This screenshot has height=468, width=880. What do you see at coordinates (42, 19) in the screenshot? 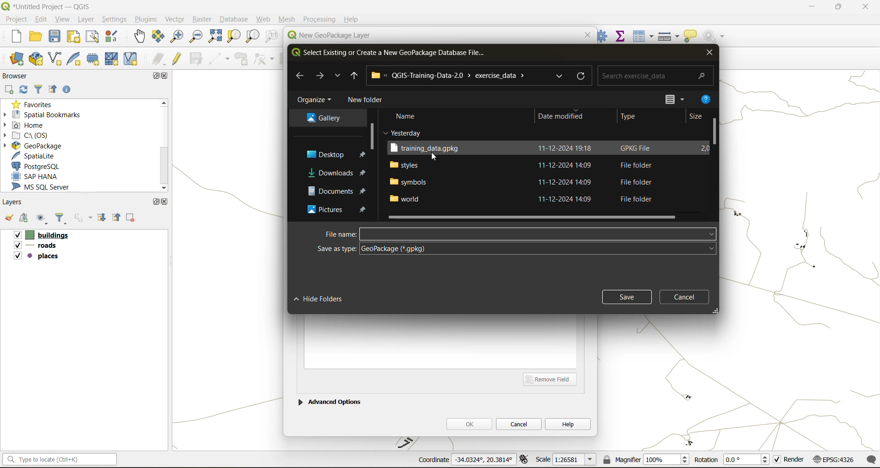
I see `edit` at bounding box center [42, 19].